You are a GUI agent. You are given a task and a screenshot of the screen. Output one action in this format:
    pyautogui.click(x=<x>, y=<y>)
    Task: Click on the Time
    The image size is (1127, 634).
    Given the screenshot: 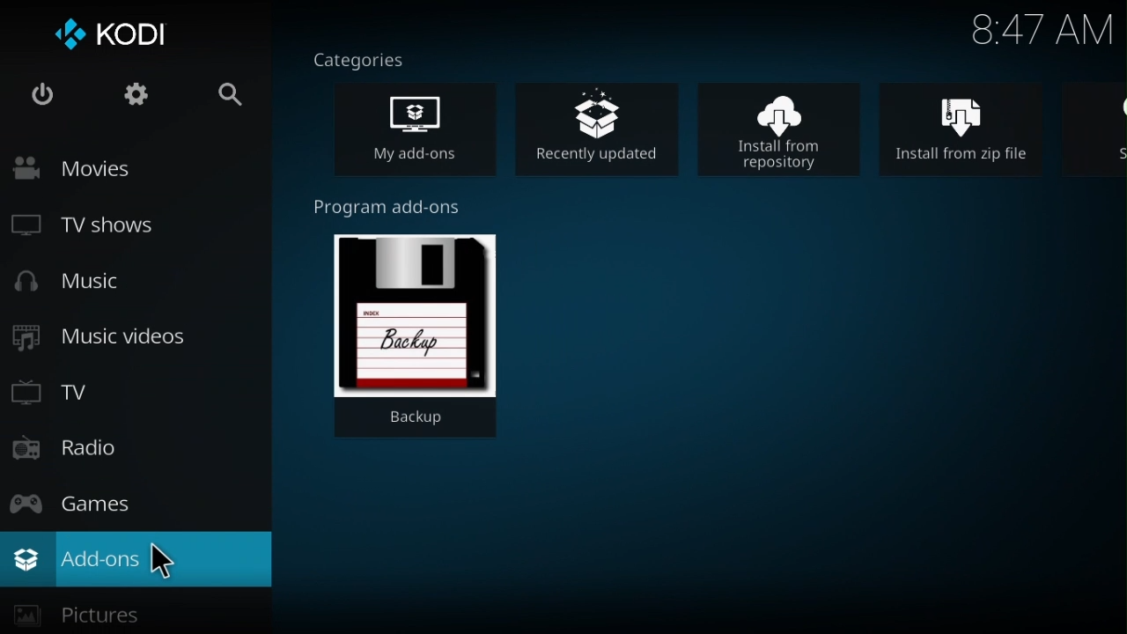 What is the action you would take?
    pyautogui.click(x=1042, y=32)
    